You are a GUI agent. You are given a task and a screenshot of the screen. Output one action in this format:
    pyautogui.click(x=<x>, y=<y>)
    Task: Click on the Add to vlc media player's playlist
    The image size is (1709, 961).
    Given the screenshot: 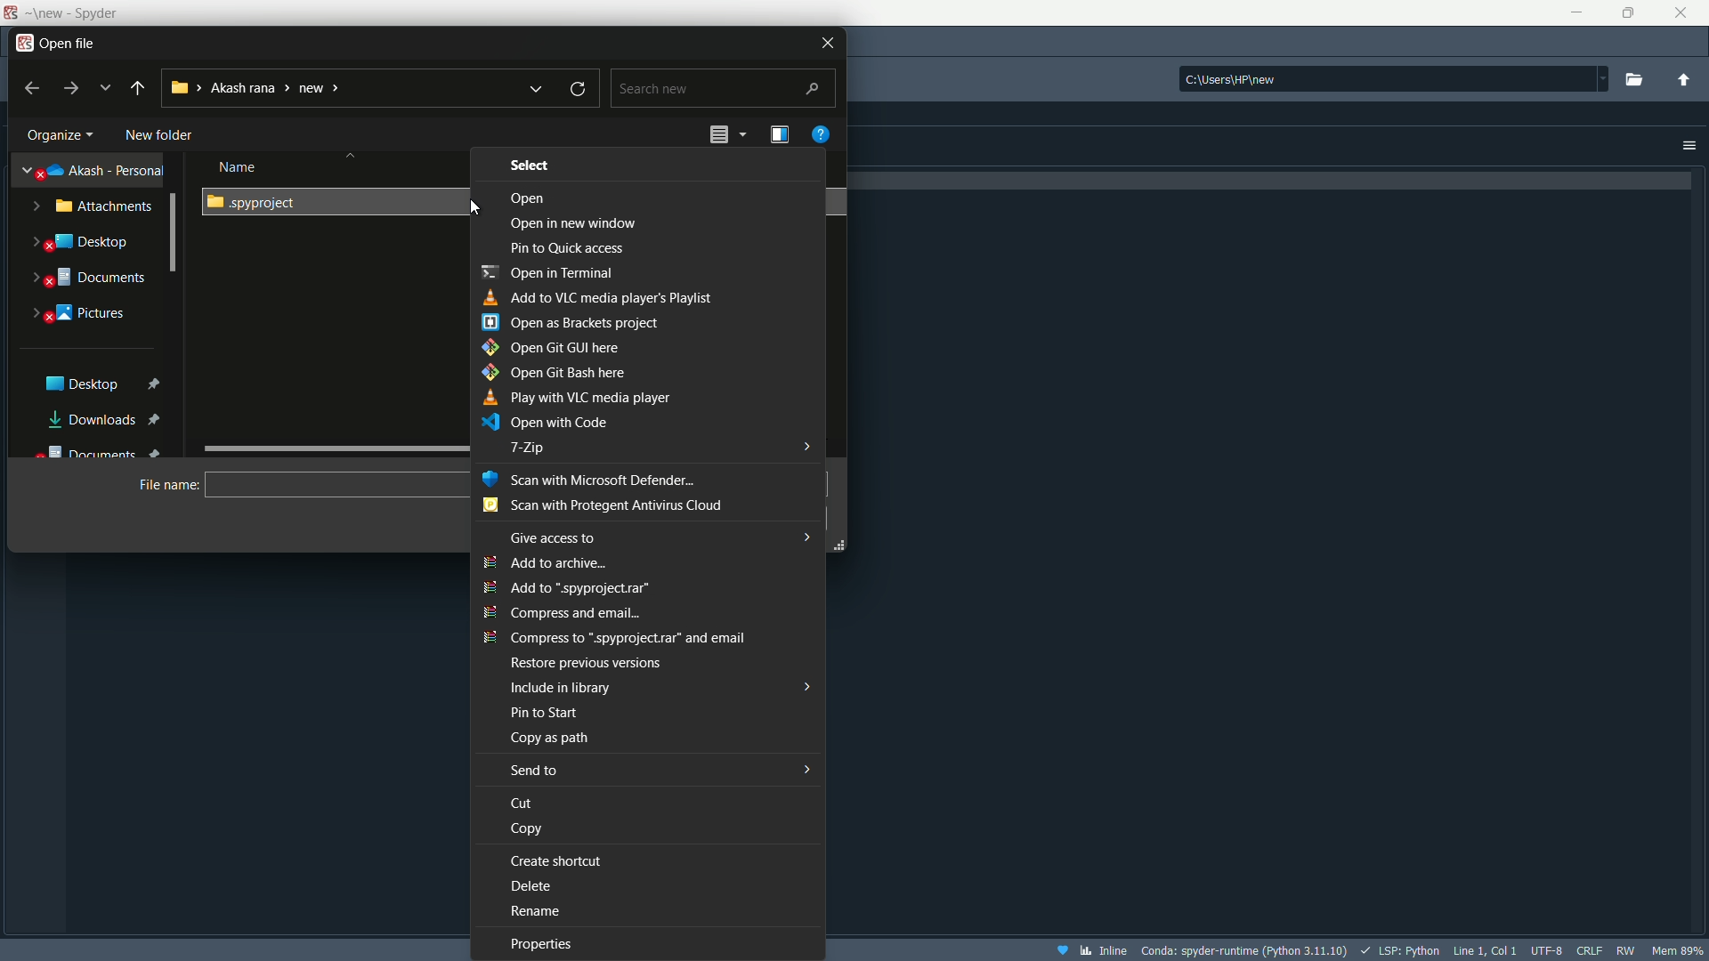 What is the action you would take?
    pyautogui.click(x=603, y=298)
    